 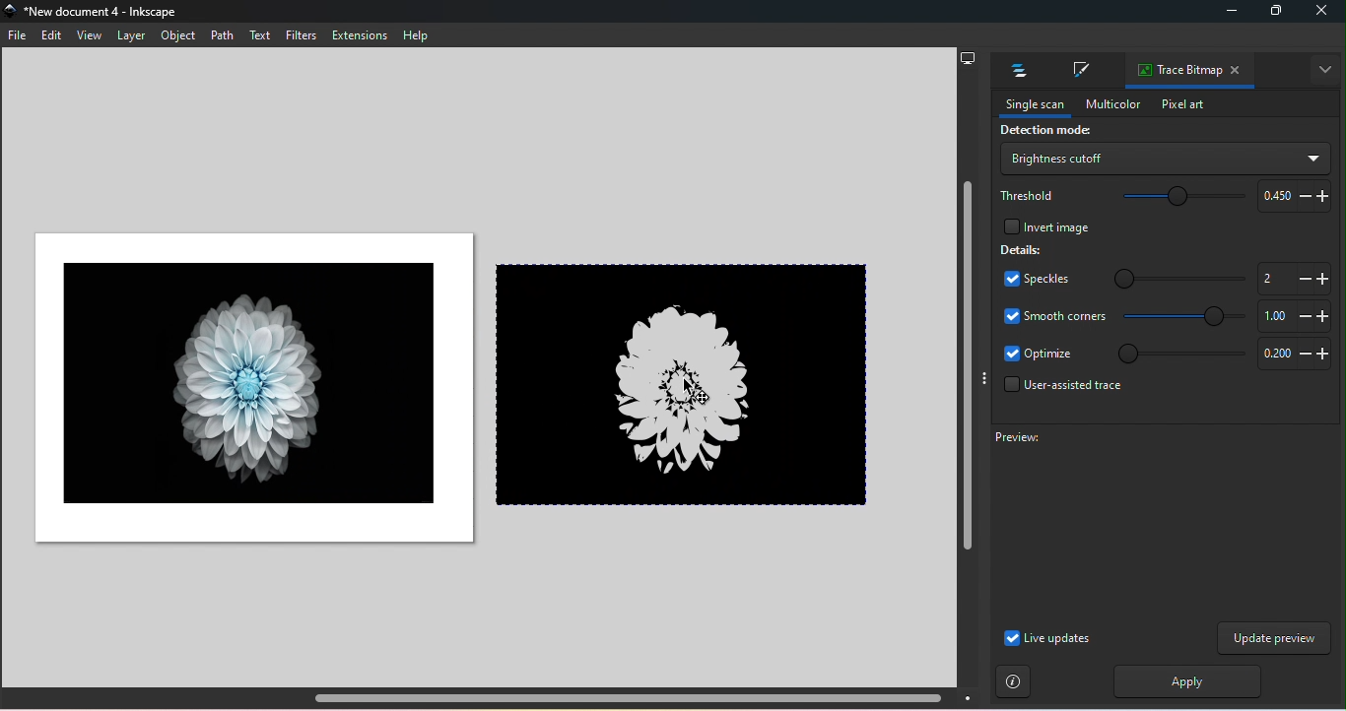 What do you see at coordinates (130, 35) in the screenshot?
I see `Layer` at bounding box center [130, 35].